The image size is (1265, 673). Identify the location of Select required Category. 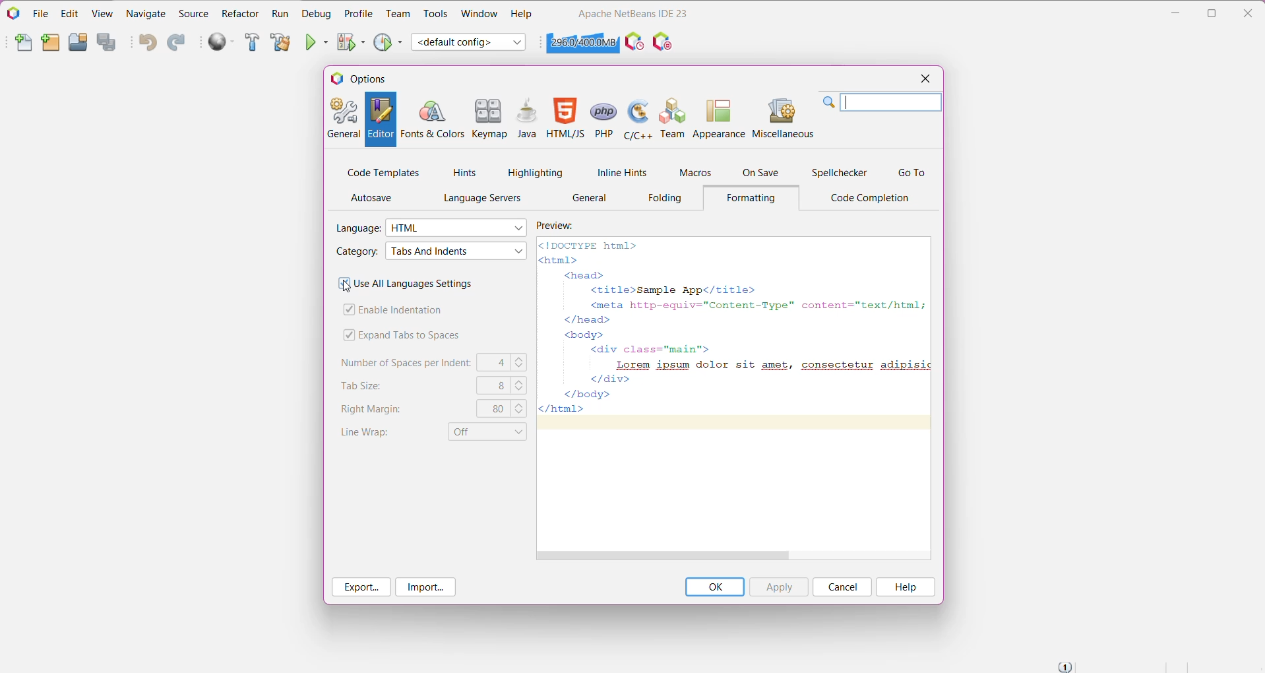
(458, 251).